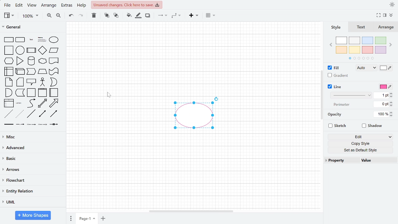 The height and width of the screenshot is (224, 398). I want to click on opacity, so click(335, 114).